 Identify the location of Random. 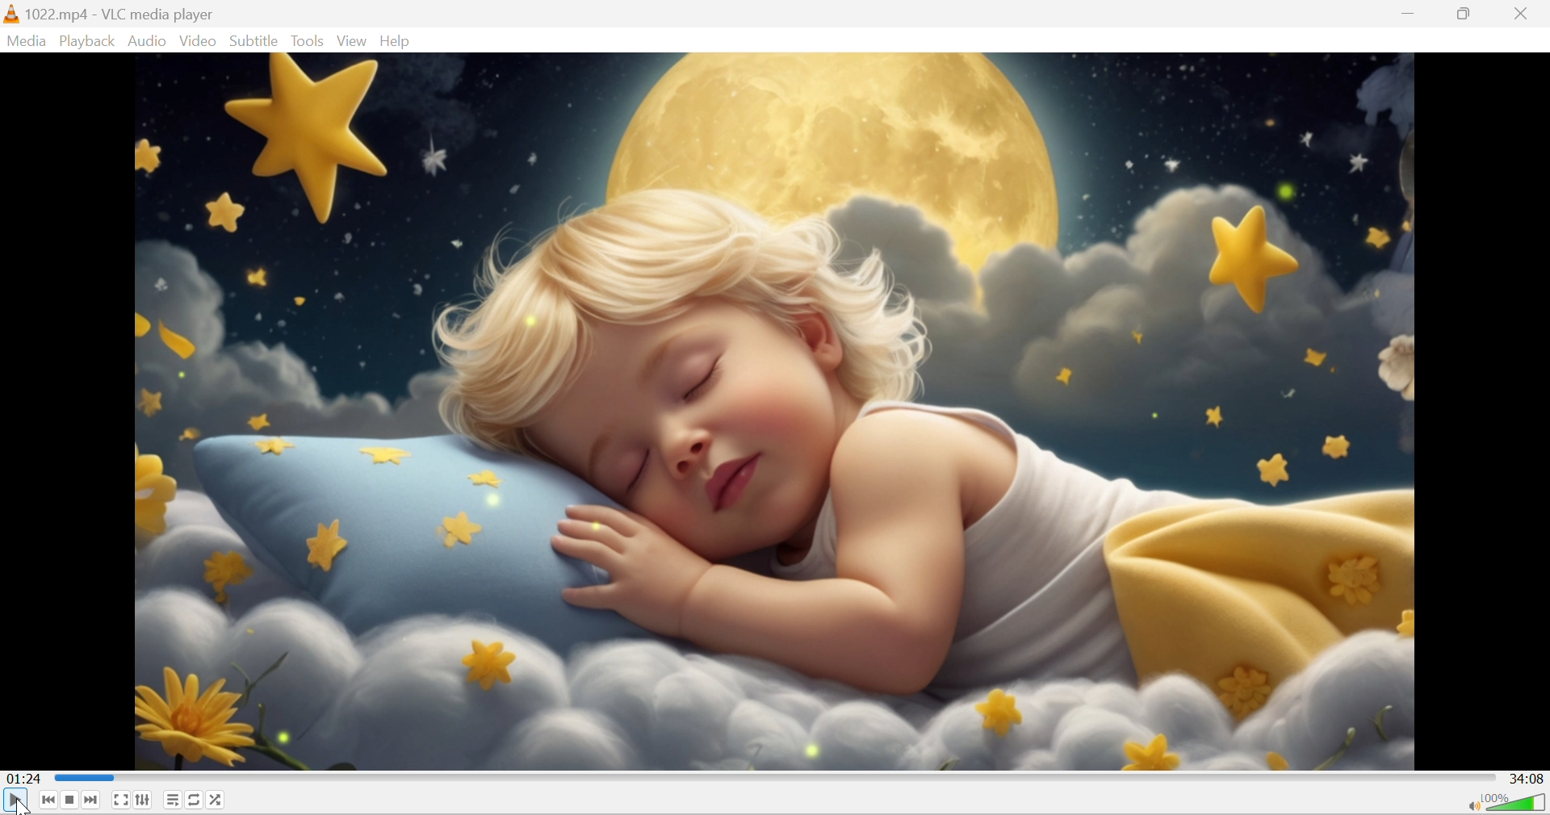
(217, 800).